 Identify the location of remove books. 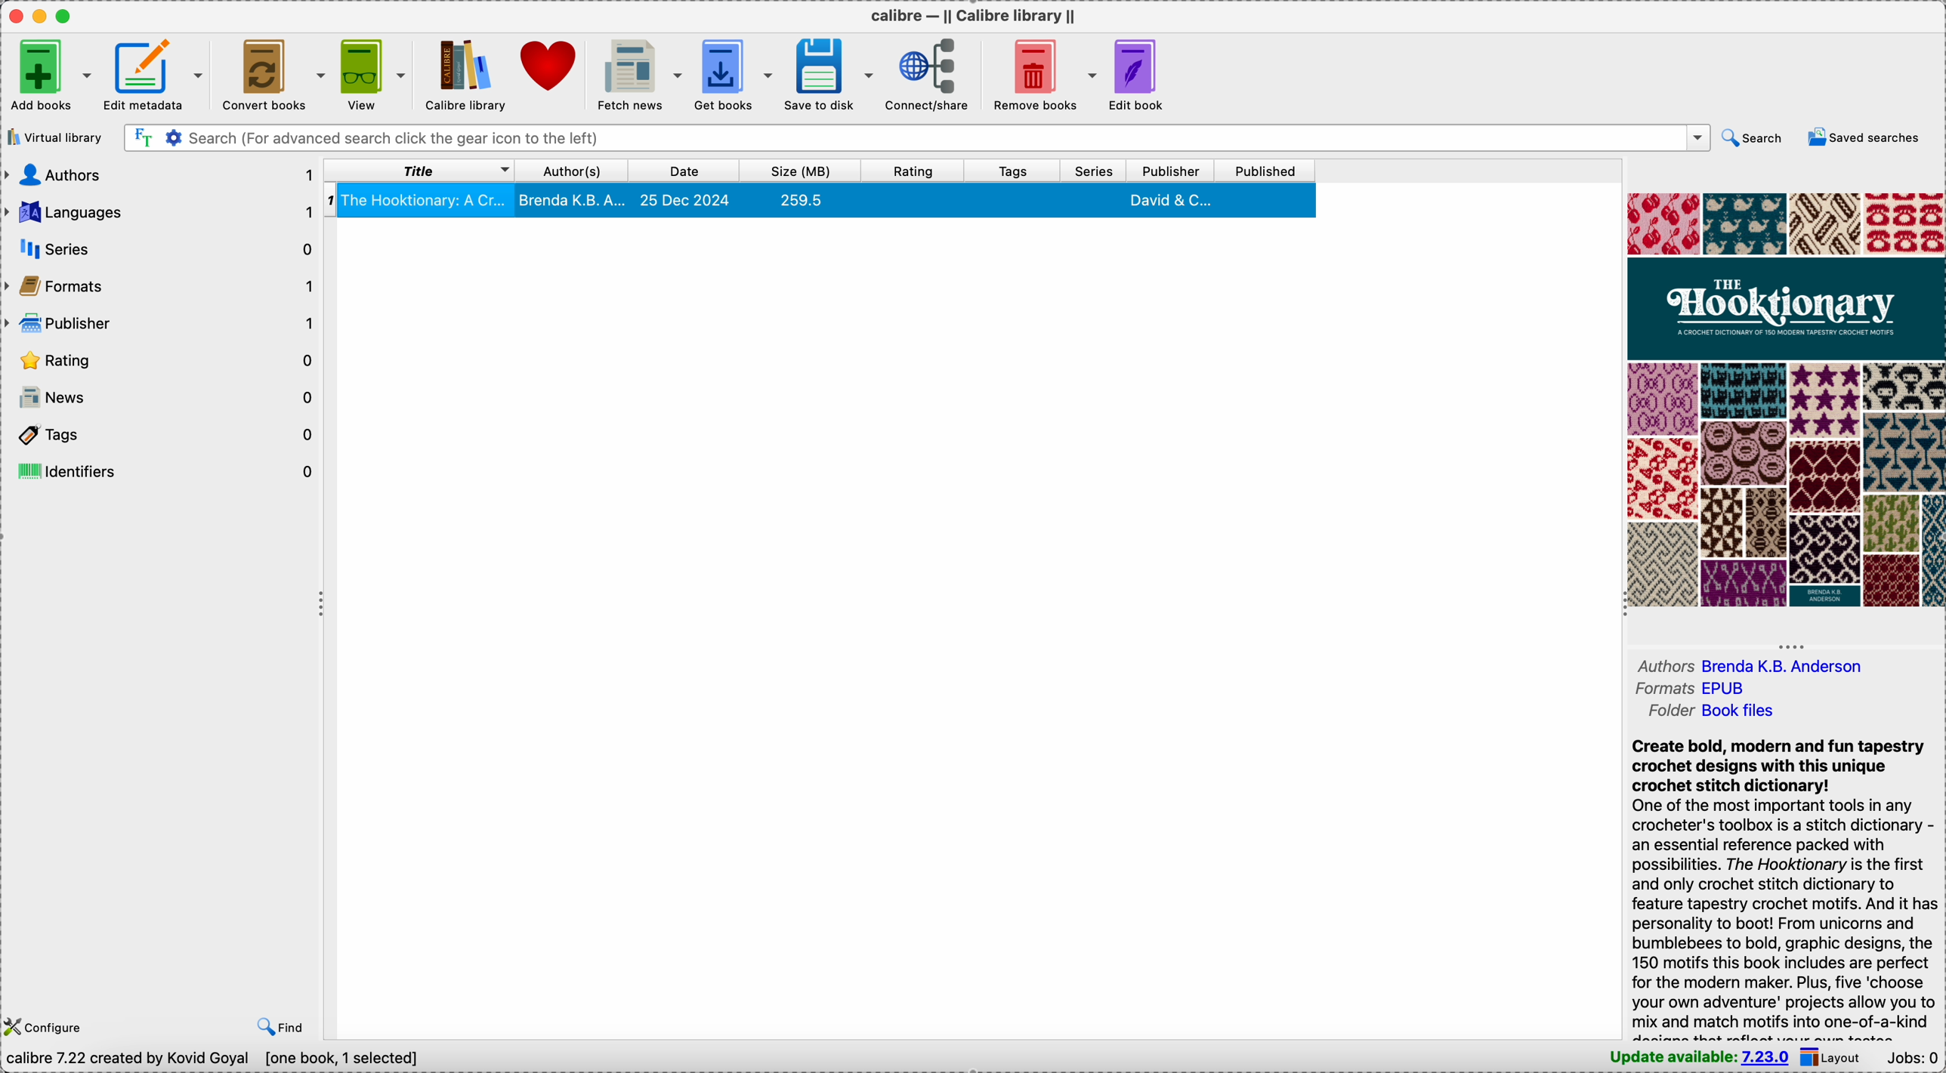
(1046, 73).